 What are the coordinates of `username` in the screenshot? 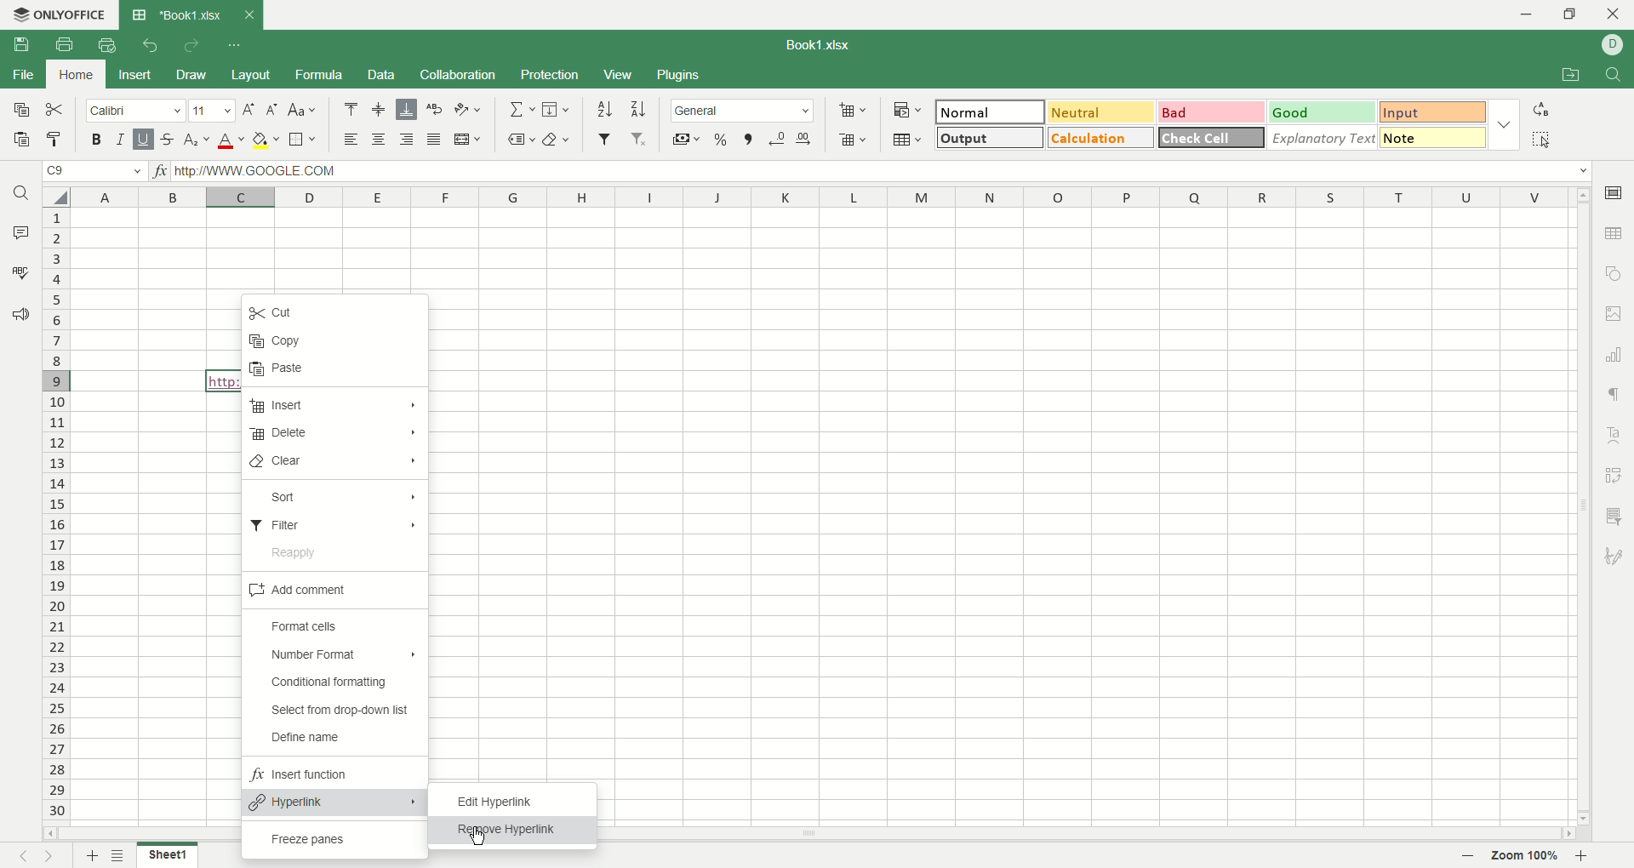 It's located at (1614, 44).